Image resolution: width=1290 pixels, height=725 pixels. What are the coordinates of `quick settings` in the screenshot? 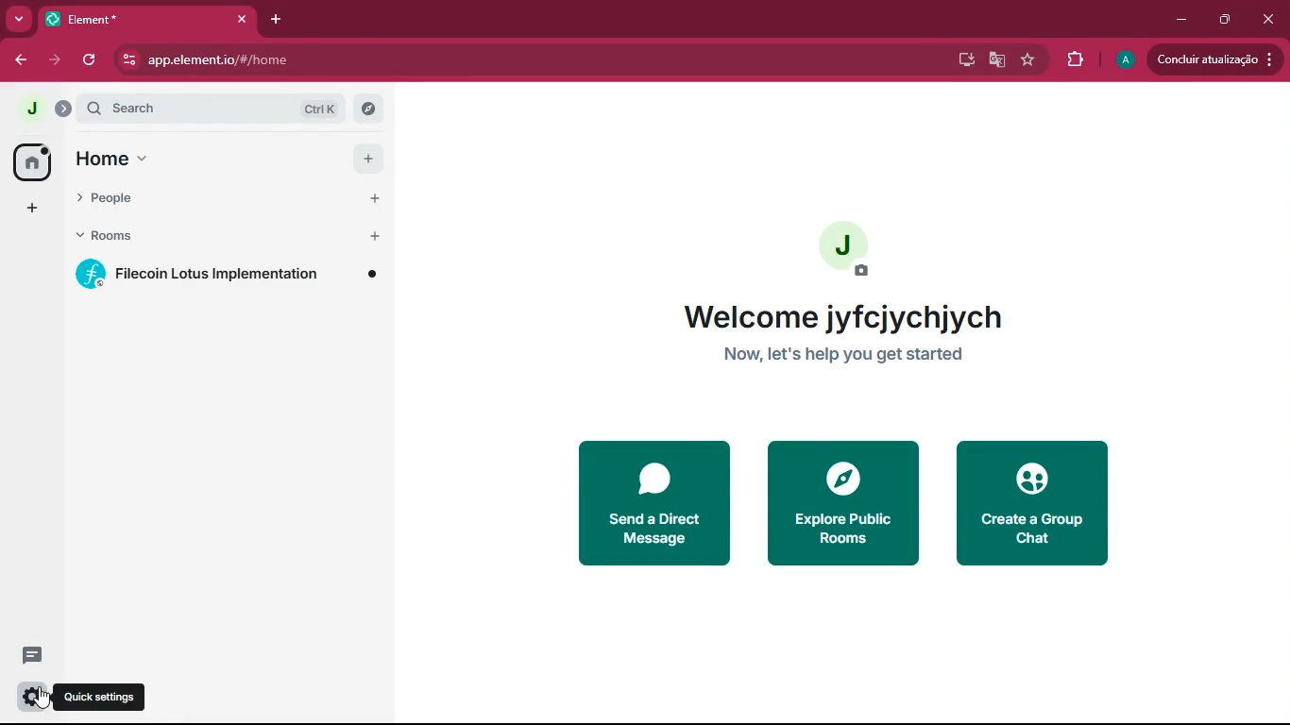 It's located at (30, 697).